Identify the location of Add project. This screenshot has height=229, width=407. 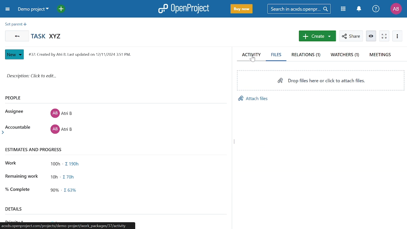
(62, 9).